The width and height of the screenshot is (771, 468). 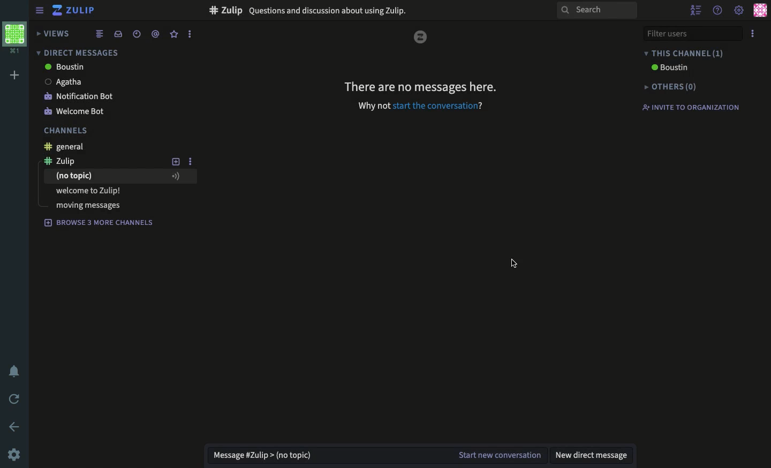 What do you see at coordinates (312, 10) in the screenshot?
I see `#zulip questions and discussions about zulip` at bounding box center [312, 10].